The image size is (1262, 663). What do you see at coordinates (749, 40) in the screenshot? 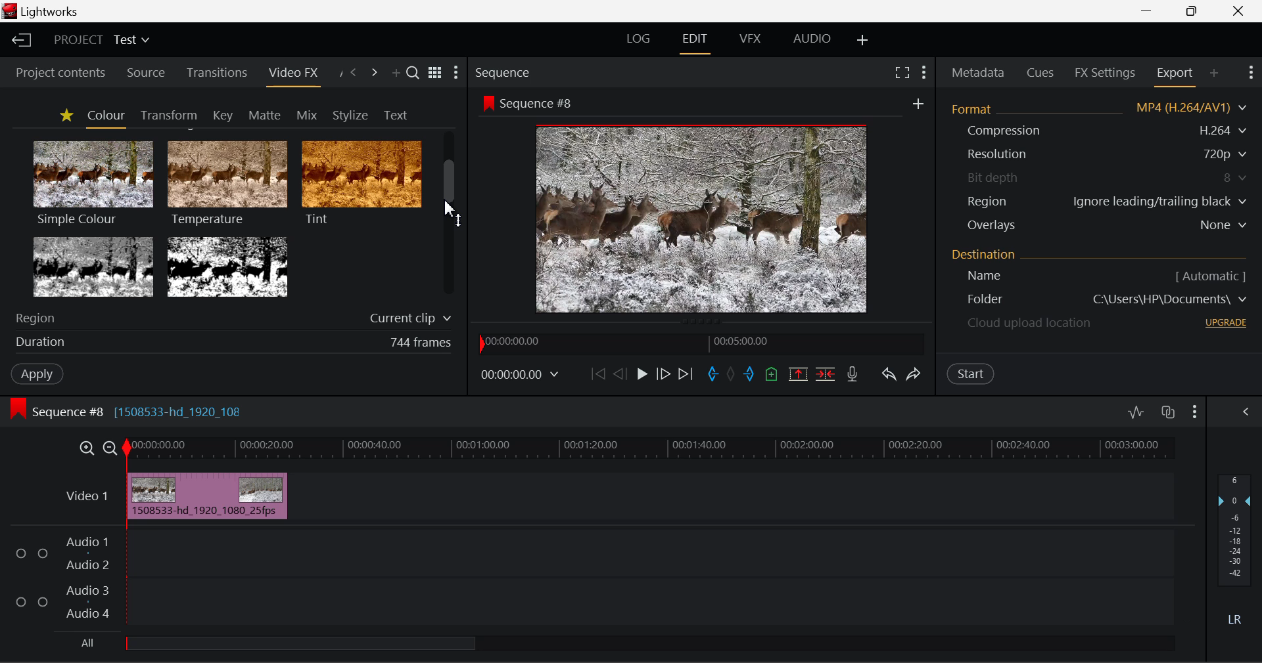
I see `VFX Layout` at bounding box center [749, 40].